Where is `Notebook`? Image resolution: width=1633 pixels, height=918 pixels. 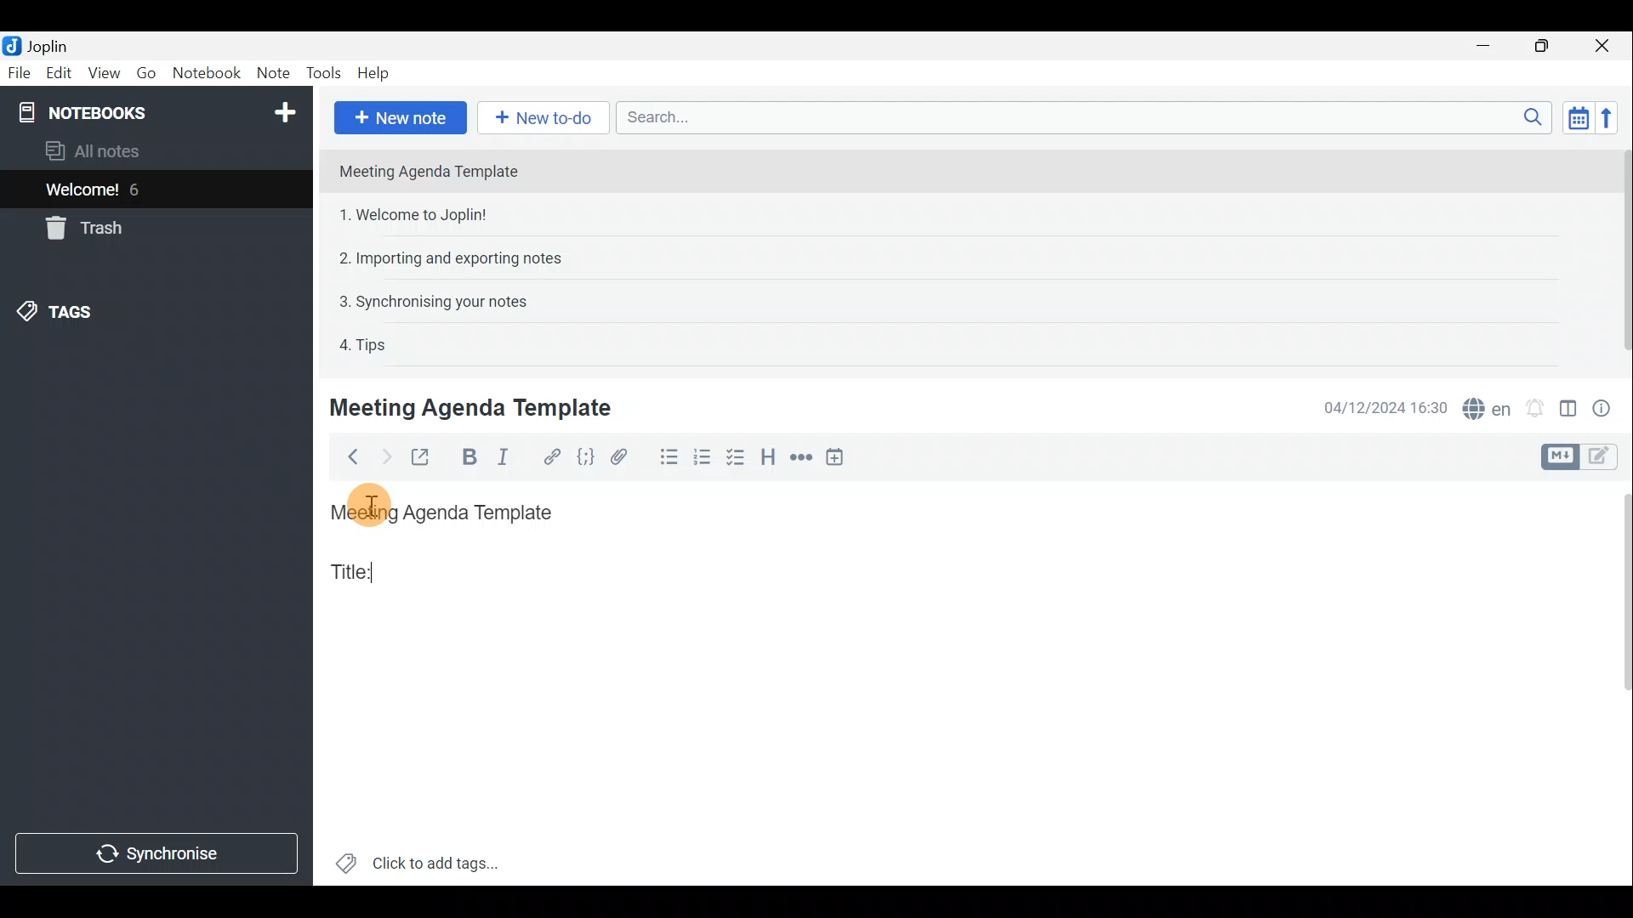
Notebook is located at coordinates (208, 72).